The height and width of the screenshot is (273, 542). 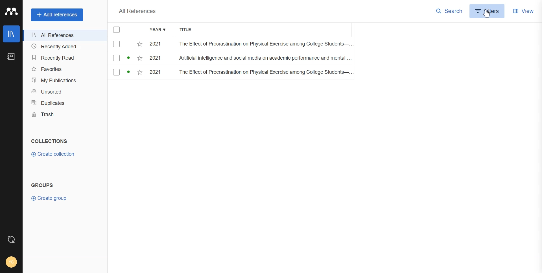 What do you see at coordinates (11, 12) in the screenshot?
I see `Logo` at bounding box center [11, 12].